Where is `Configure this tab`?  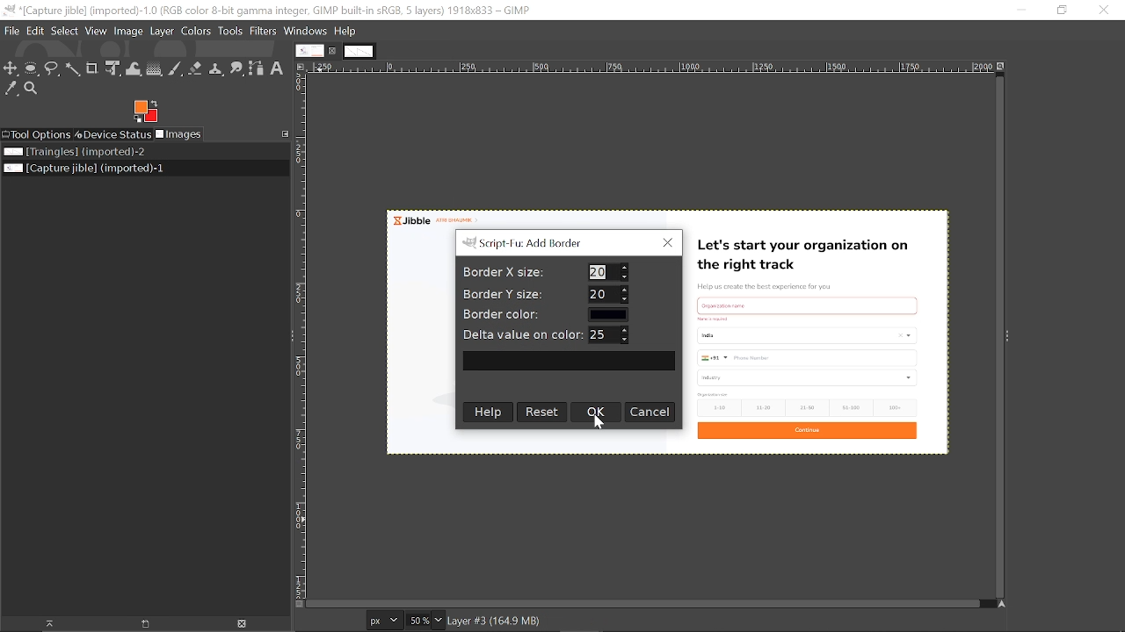
Configure this tab is located at coordinates (285, 133).